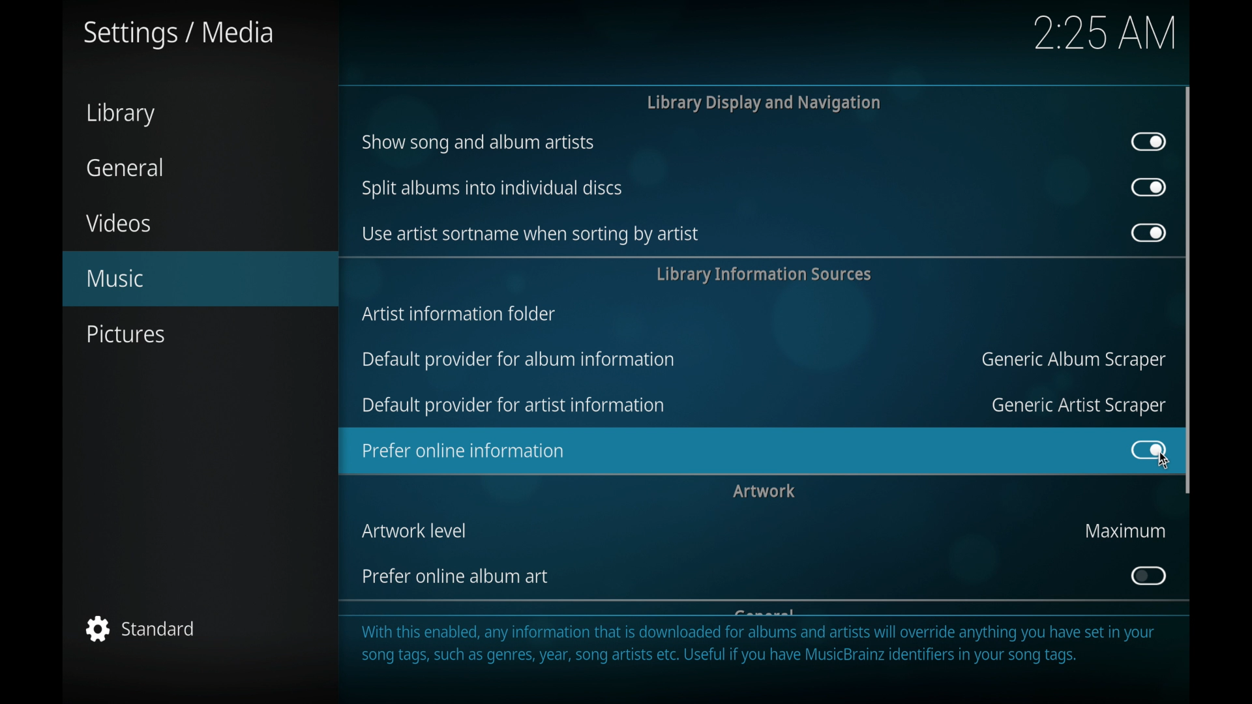 The image size is (1252, 704). What do you see at coordinates (125, 168) in the screenshot?
I see `general` at bounding box center [125, 168].